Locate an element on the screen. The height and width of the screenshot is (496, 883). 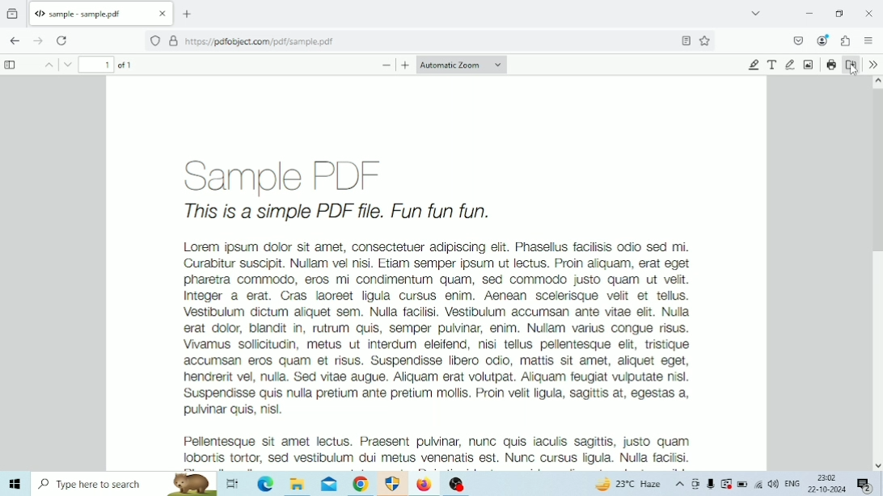
Notifications is located at coordinates (865, 485).